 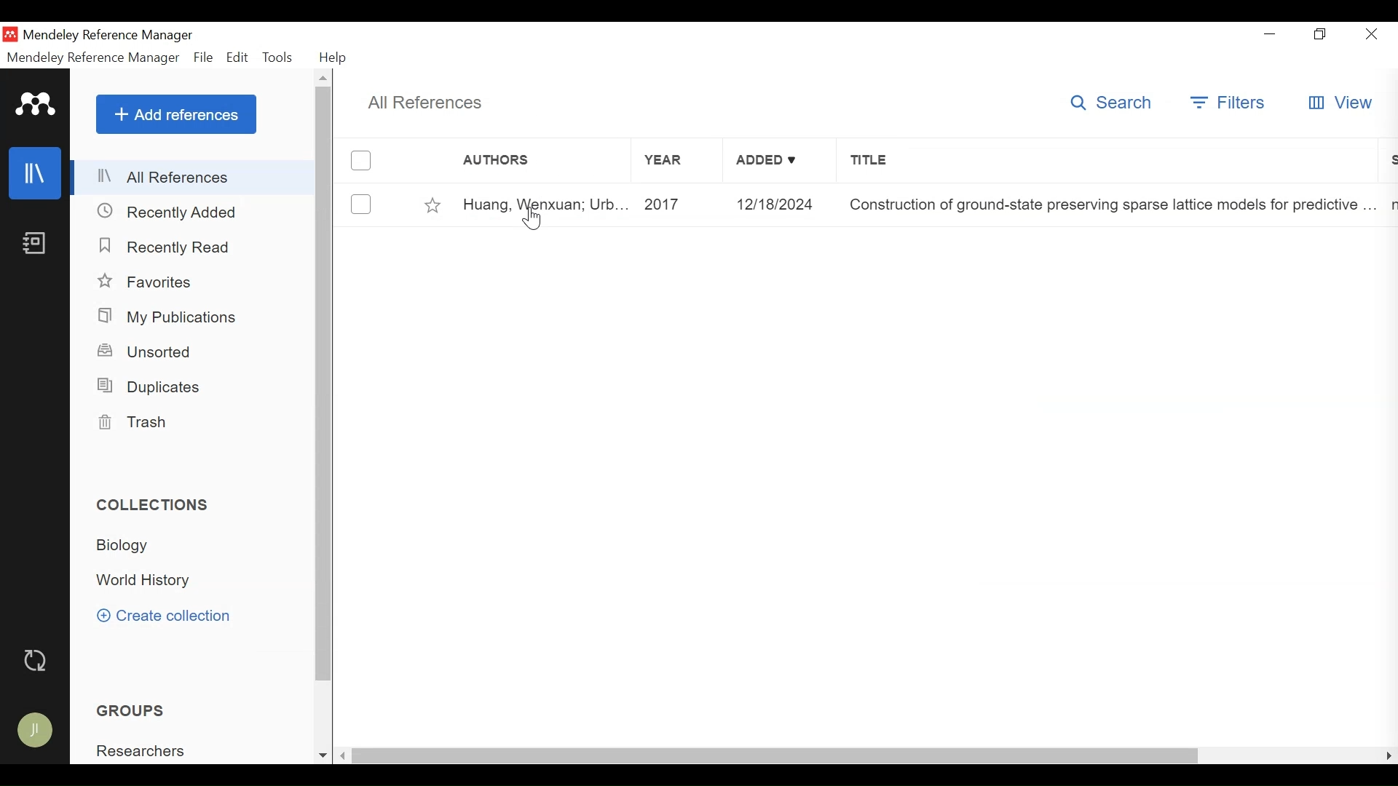 I want to click on Favorites, so click(x=148, y=282).